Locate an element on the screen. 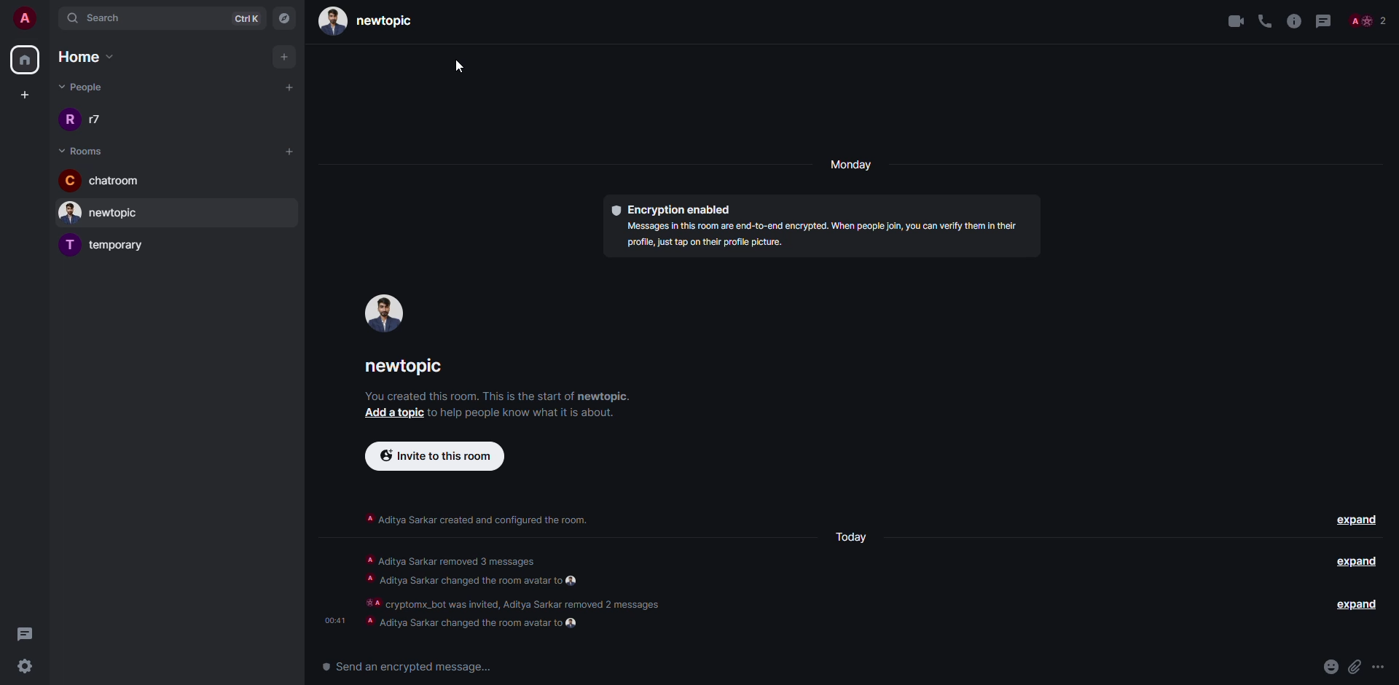 This screenshot has height=685, width=1399. info is located at coordinates (1293, 20).